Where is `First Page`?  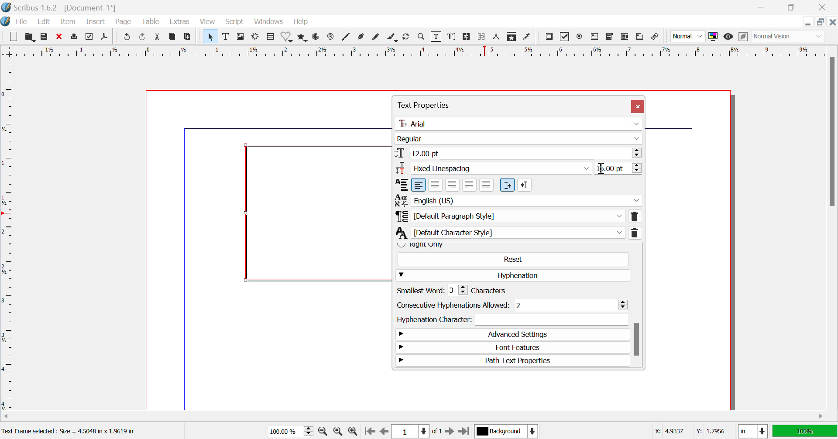 First Page is located at coordinates (369, 431).